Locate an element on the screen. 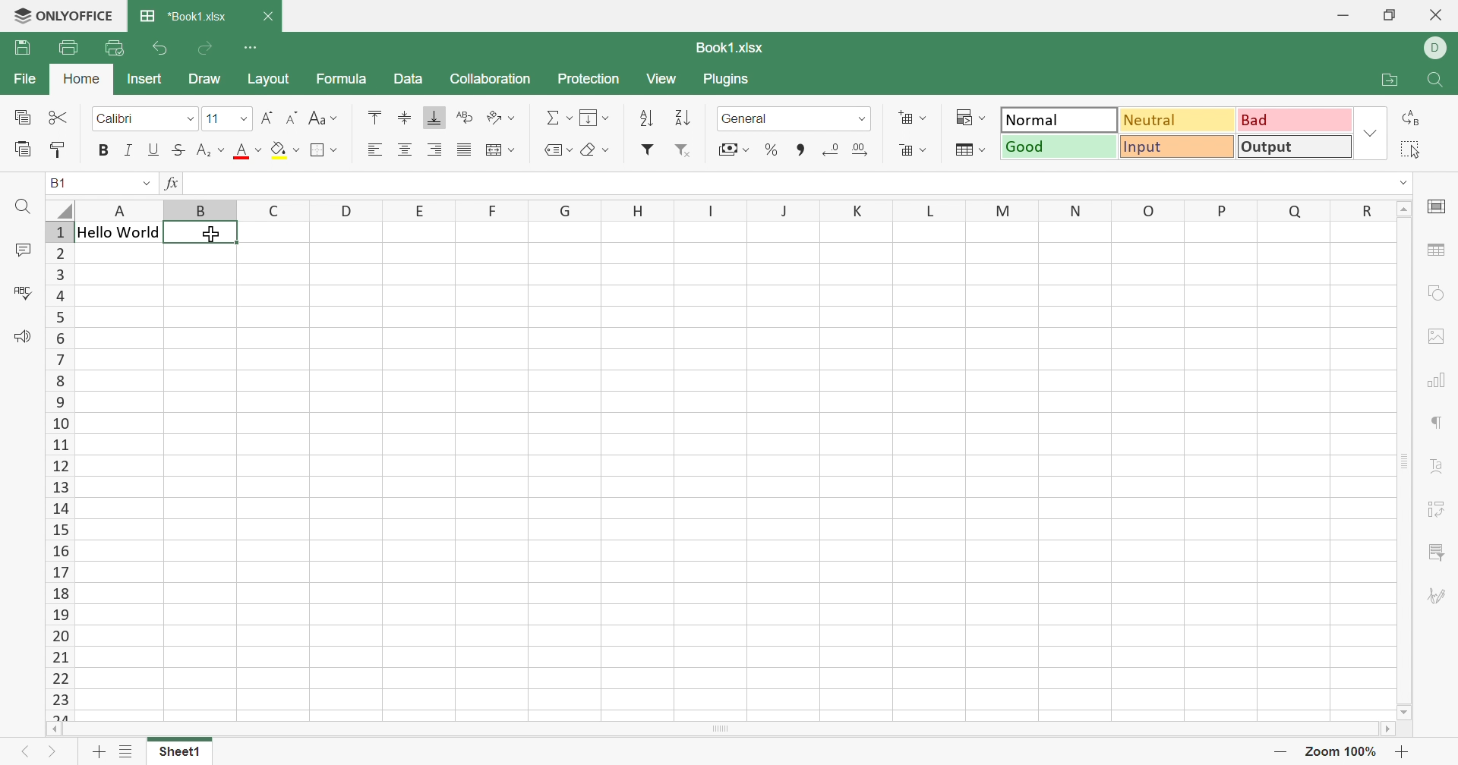  Fill is located at coordinates (593, 116).